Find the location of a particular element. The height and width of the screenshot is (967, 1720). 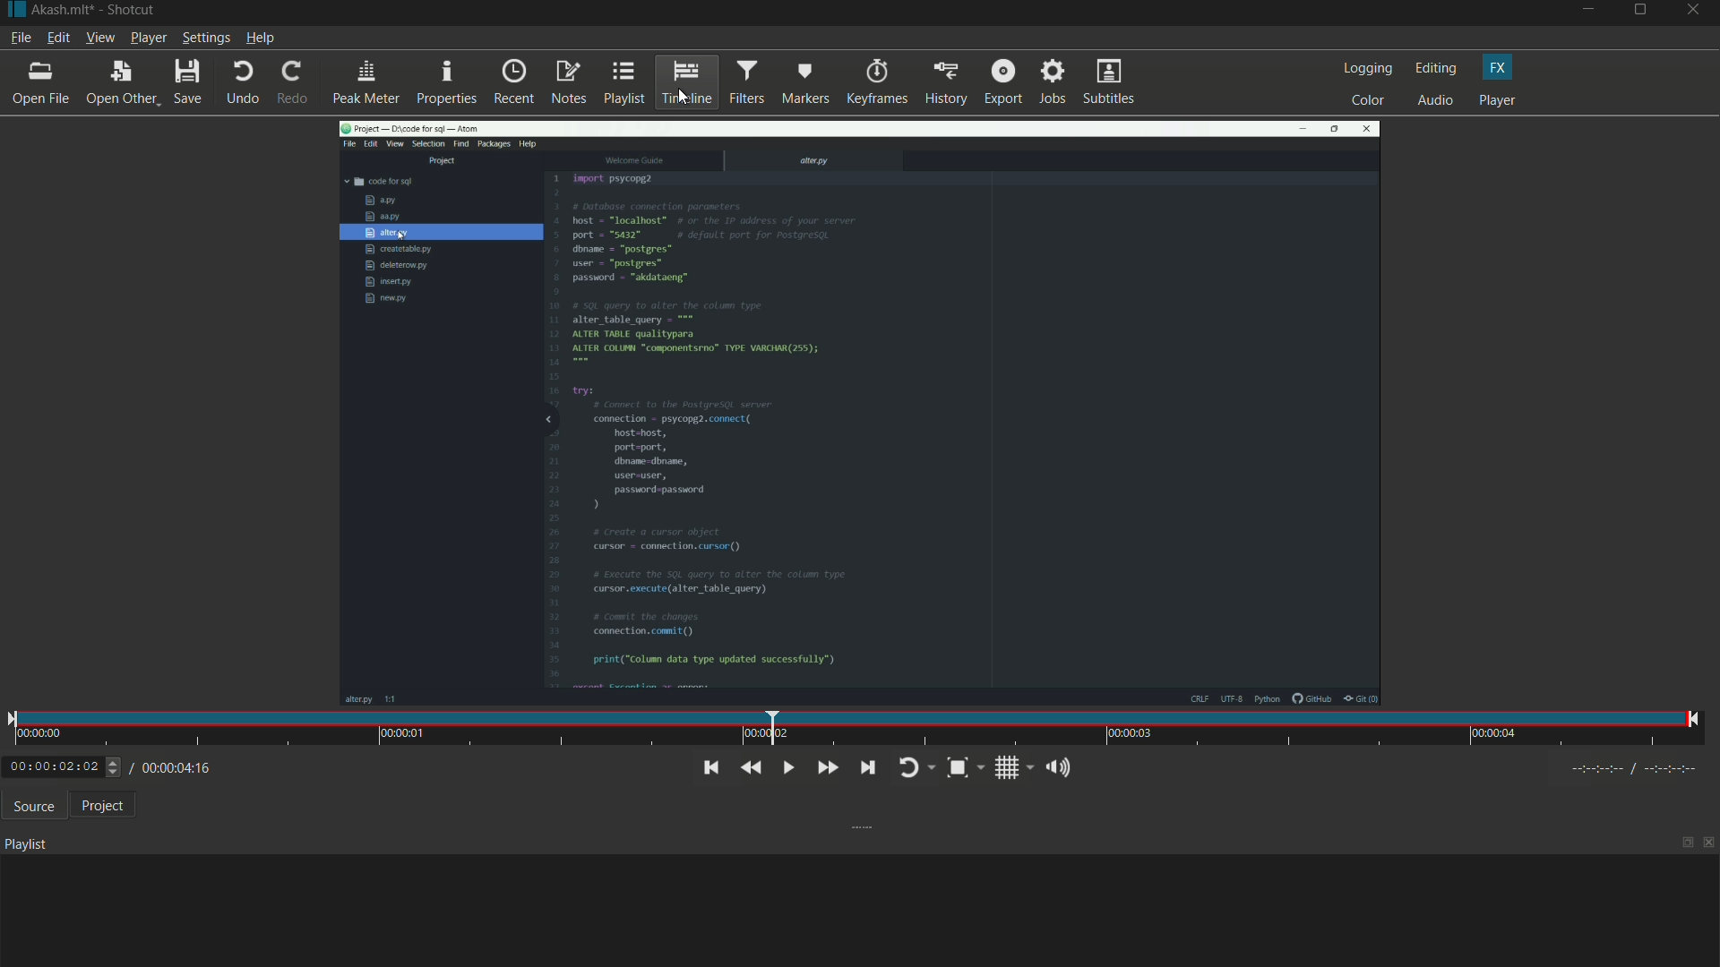

undo is located at coordinates (238, 83).